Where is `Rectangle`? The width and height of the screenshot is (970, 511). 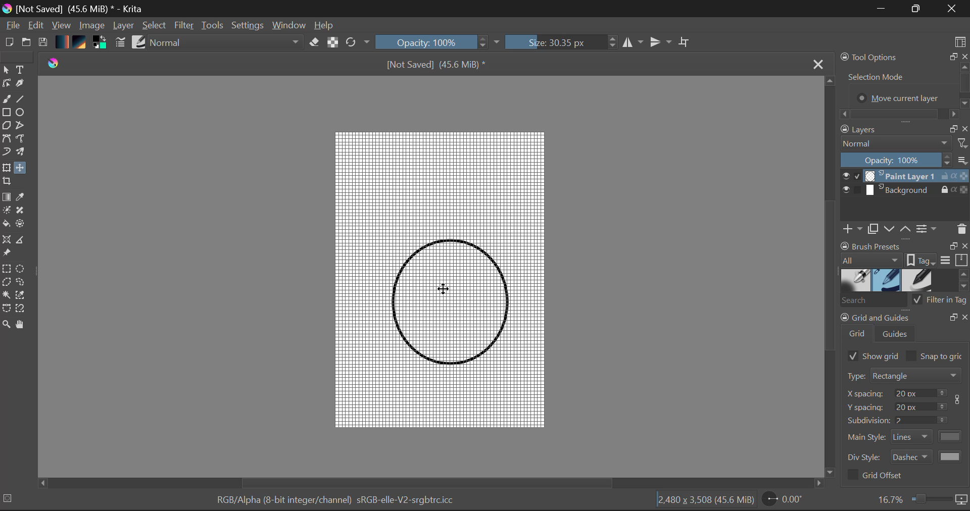
Rectangle is located at coordinates (6, 113).